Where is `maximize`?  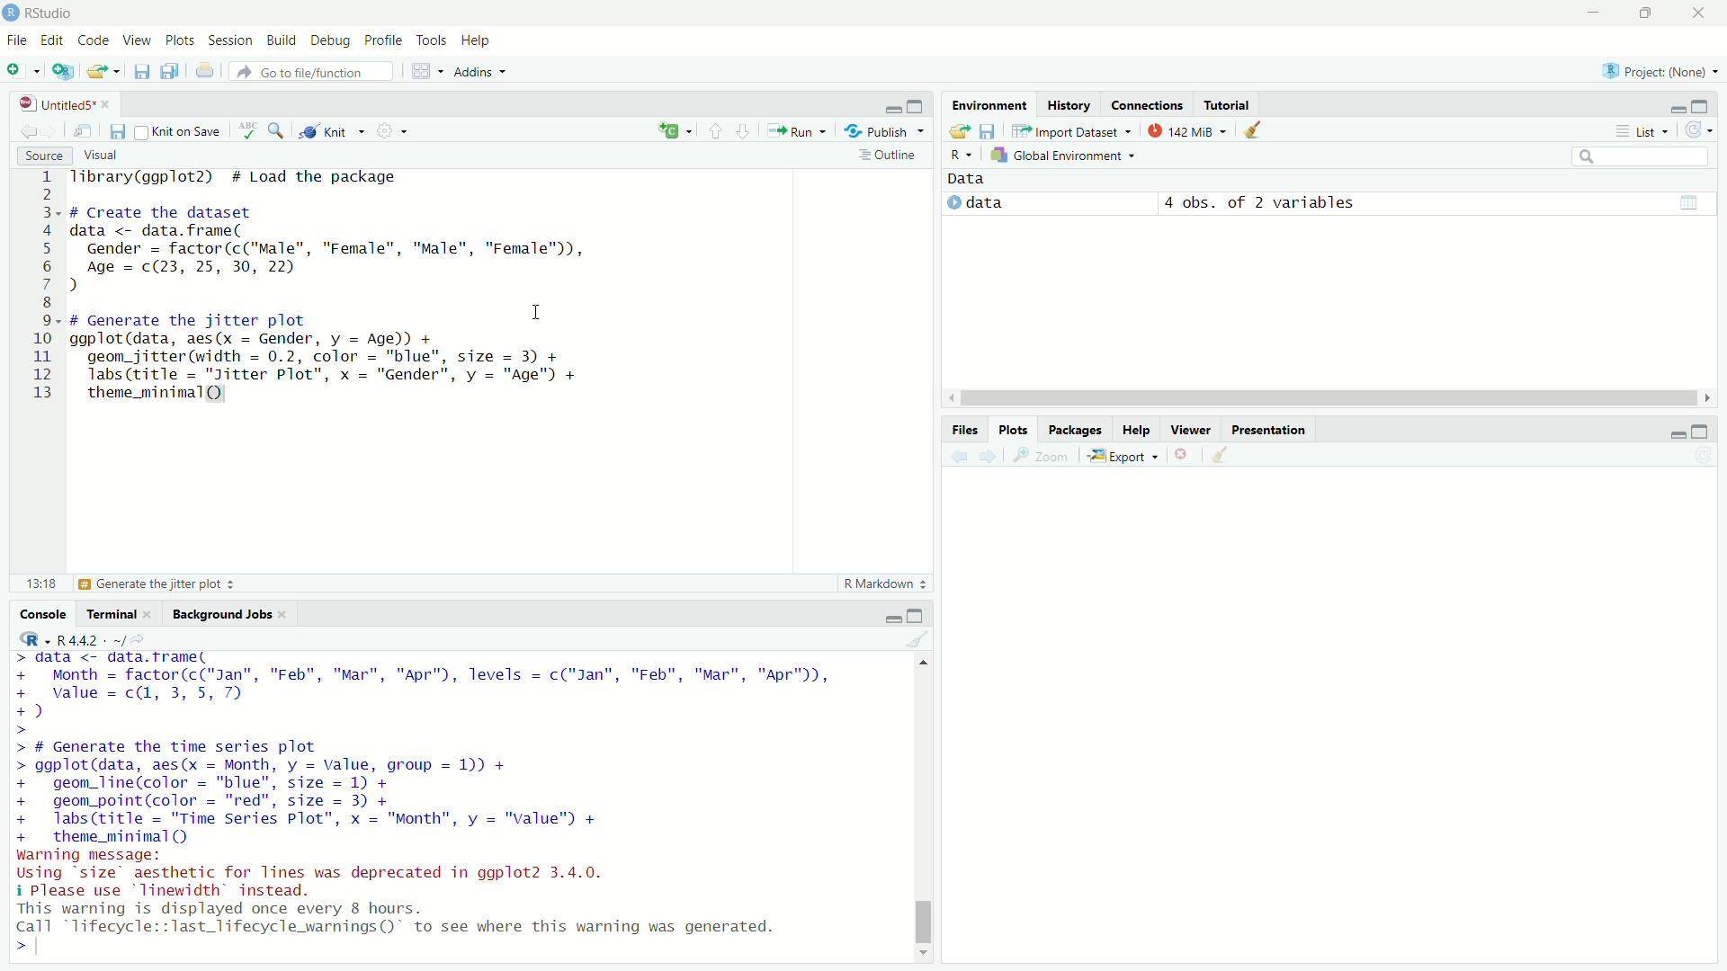 maximize is located at coordinates (920, 614).